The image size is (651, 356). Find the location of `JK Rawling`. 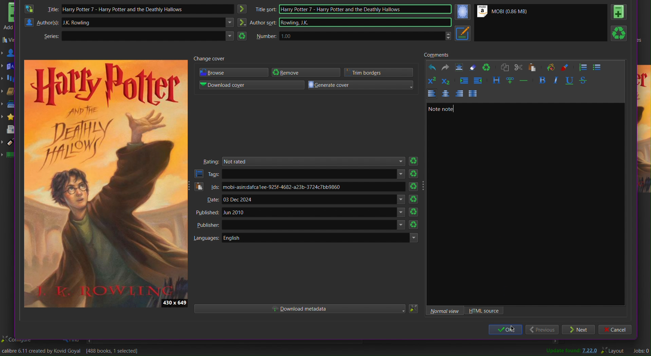

JK Rawling is located at coordinates (153, 23).